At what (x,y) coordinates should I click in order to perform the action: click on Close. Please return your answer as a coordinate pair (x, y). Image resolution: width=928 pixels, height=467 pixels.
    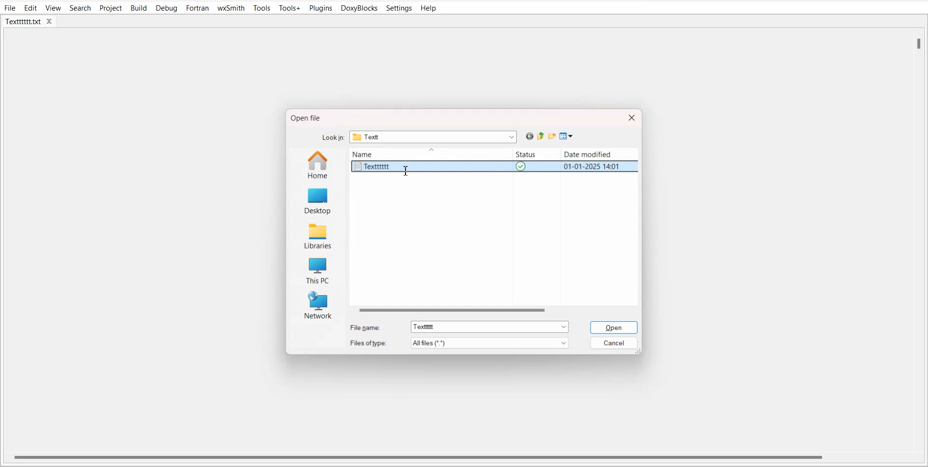
    Looking at the image, I should click on (634, 118).